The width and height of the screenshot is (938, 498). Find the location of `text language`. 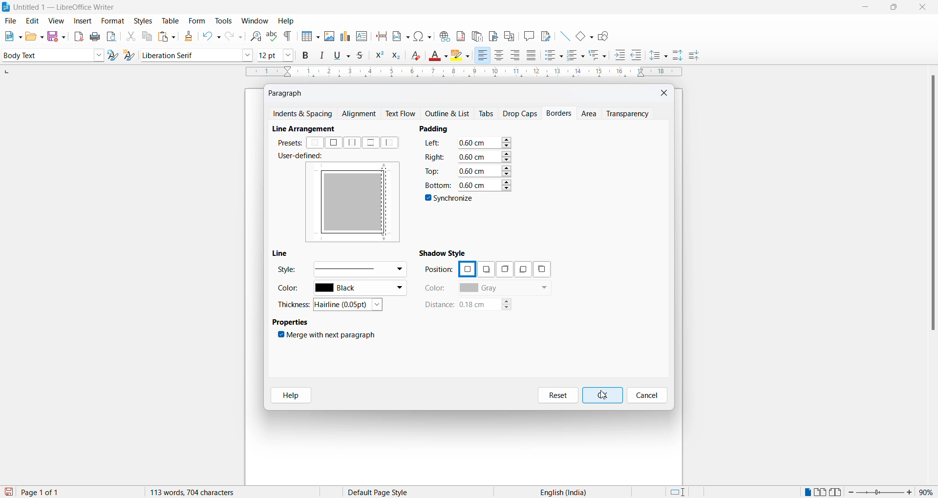

text language is located at coordinates (559, 492).